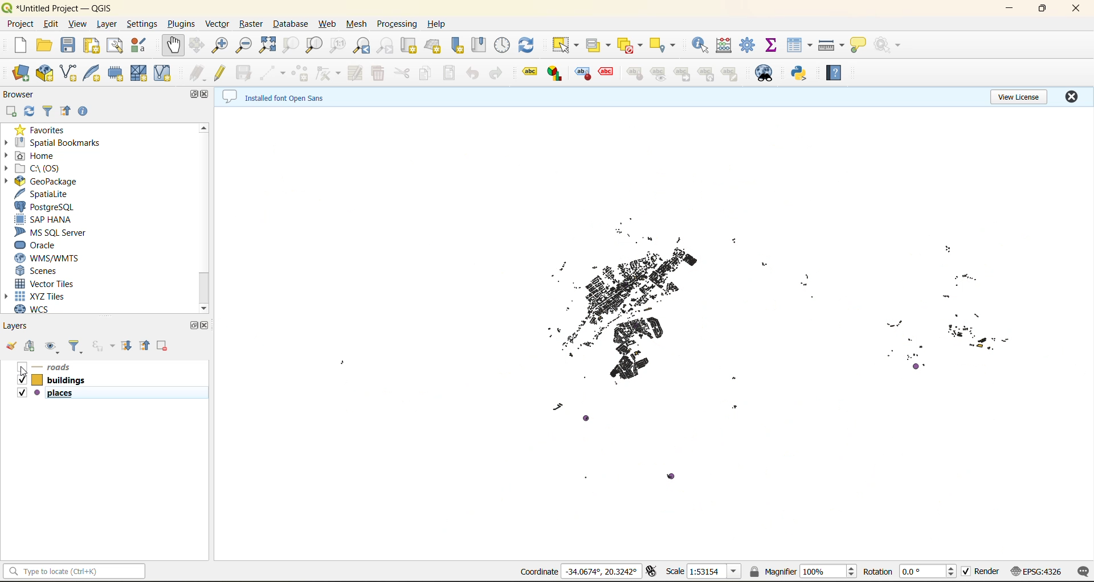  What do you see at coordinates (94, 73) in the screenshot?
I see `new spatialite` at bounding box center [94, 73].